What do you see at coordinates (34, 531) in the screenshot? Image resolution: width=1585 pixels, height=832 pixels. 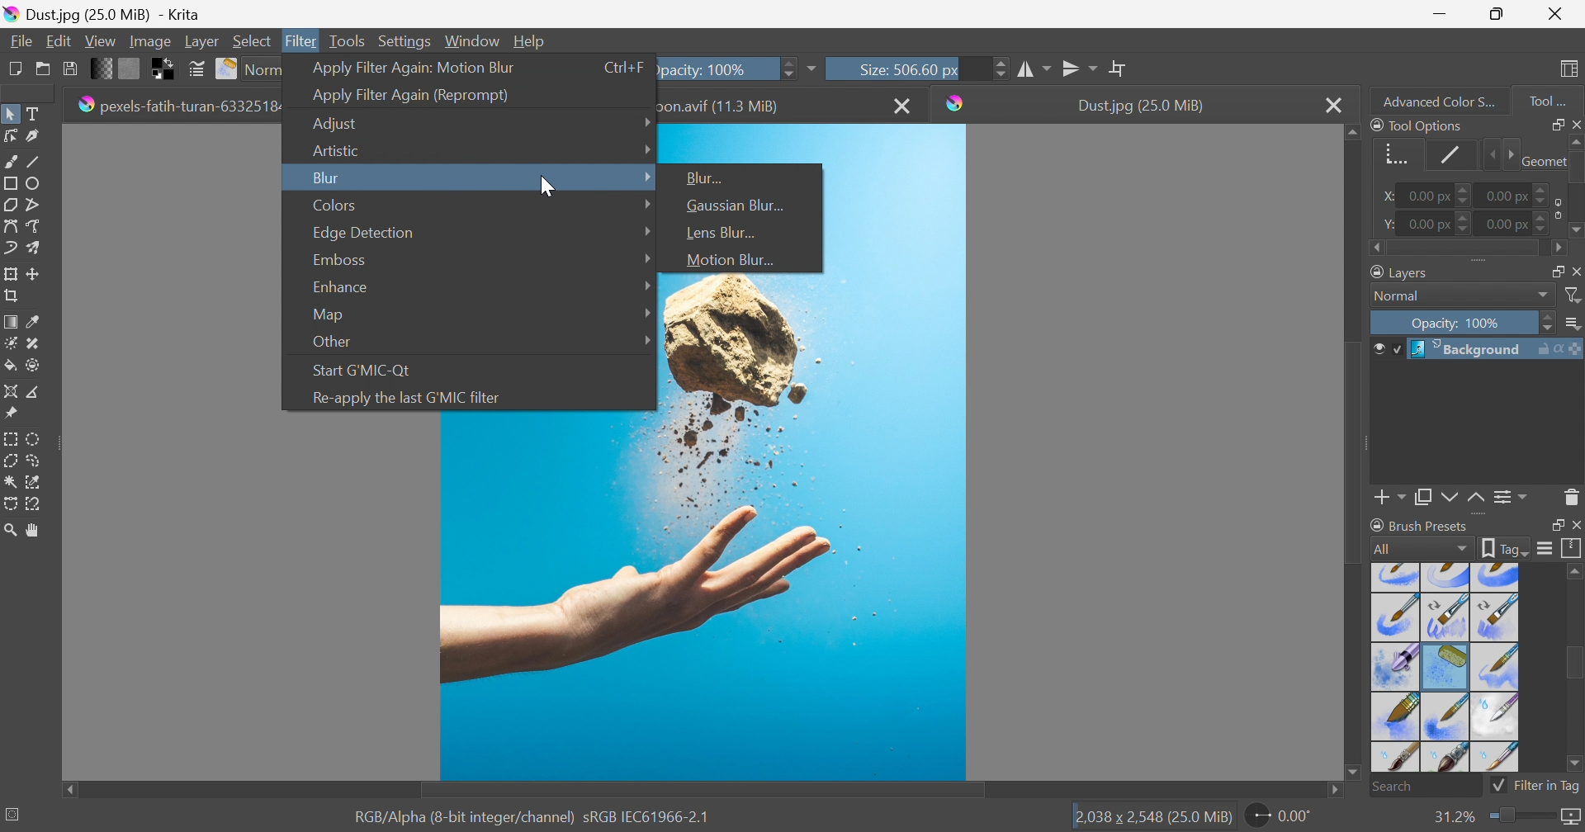 I see `Pan tool` at bounding box center [34, 531].